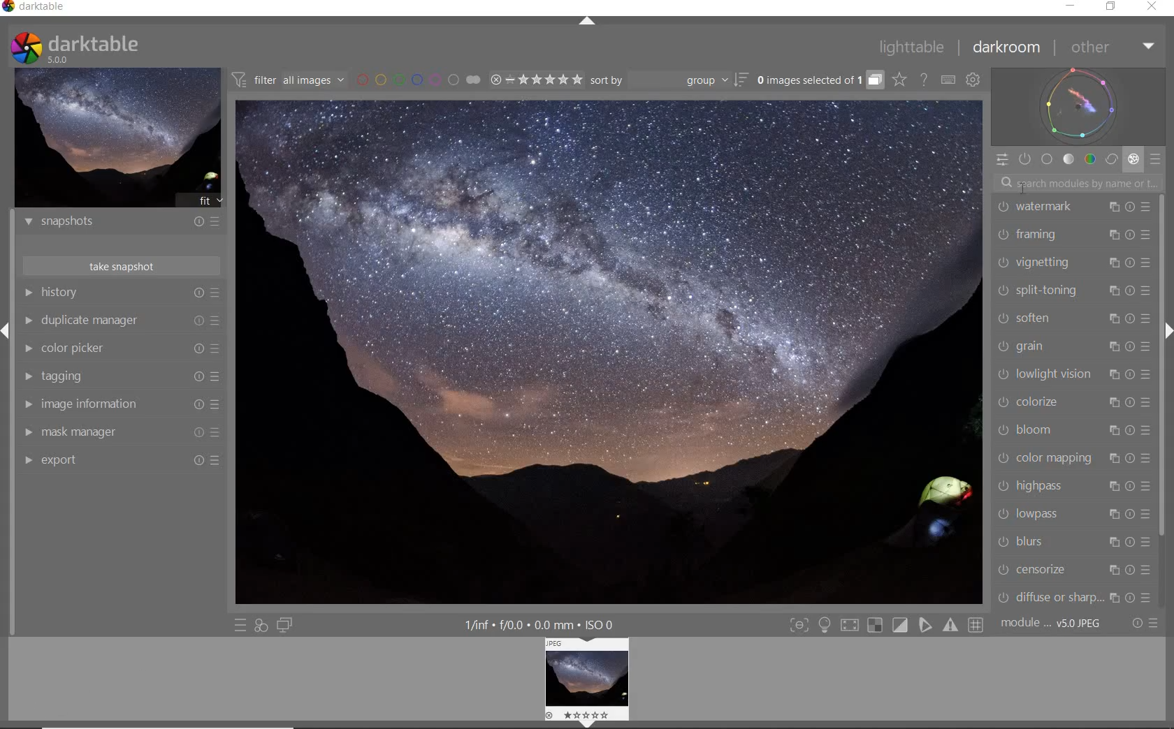  I want to click on IMAGE INFORMATION, so click(29, 404).